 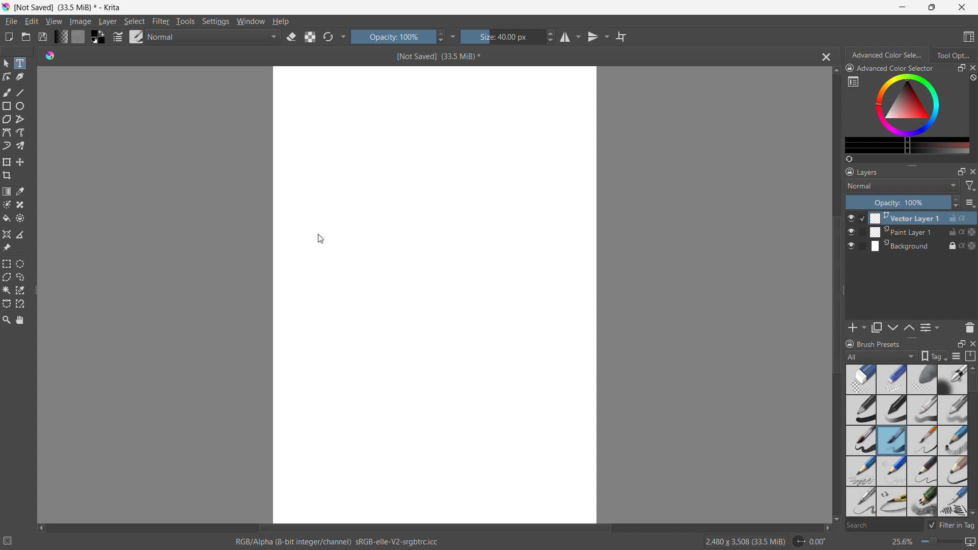 What do you see at coordinates (972, 171) in the screenshot?
I see `close` at bounding box center [972, 171].